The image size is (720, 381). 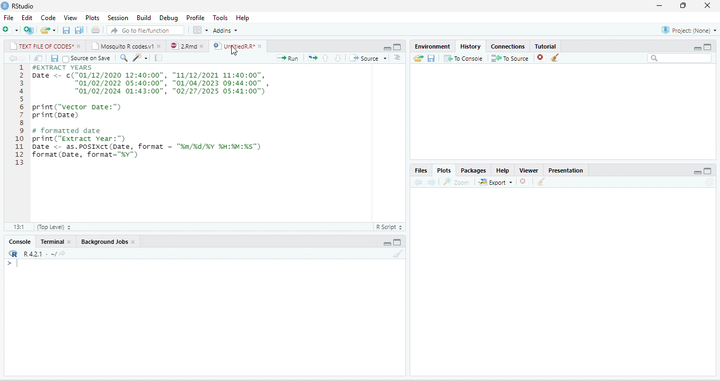 I want to click on >, so click(x=13, y=264).